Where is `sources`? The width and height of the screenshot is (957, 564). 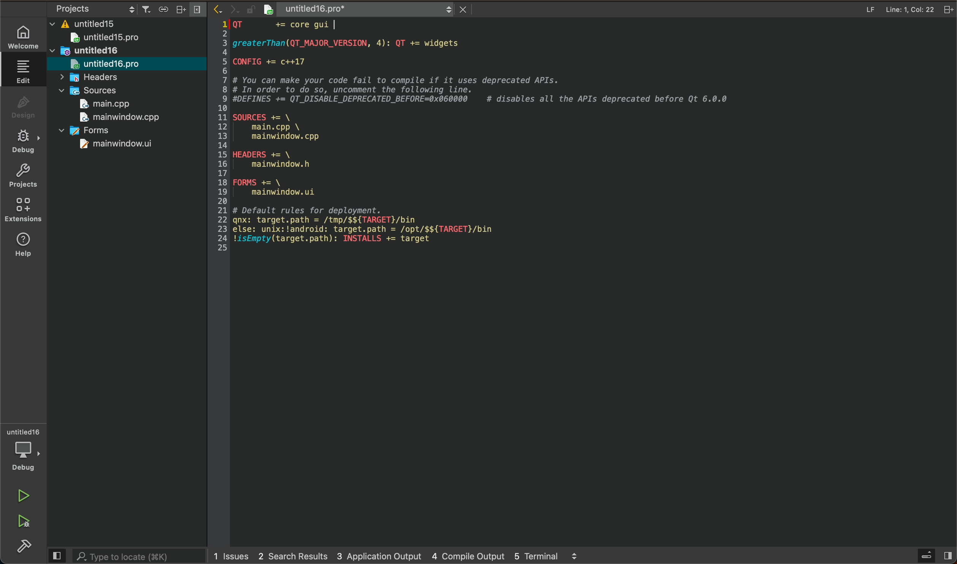
sources is located at coordinates (90, 91).